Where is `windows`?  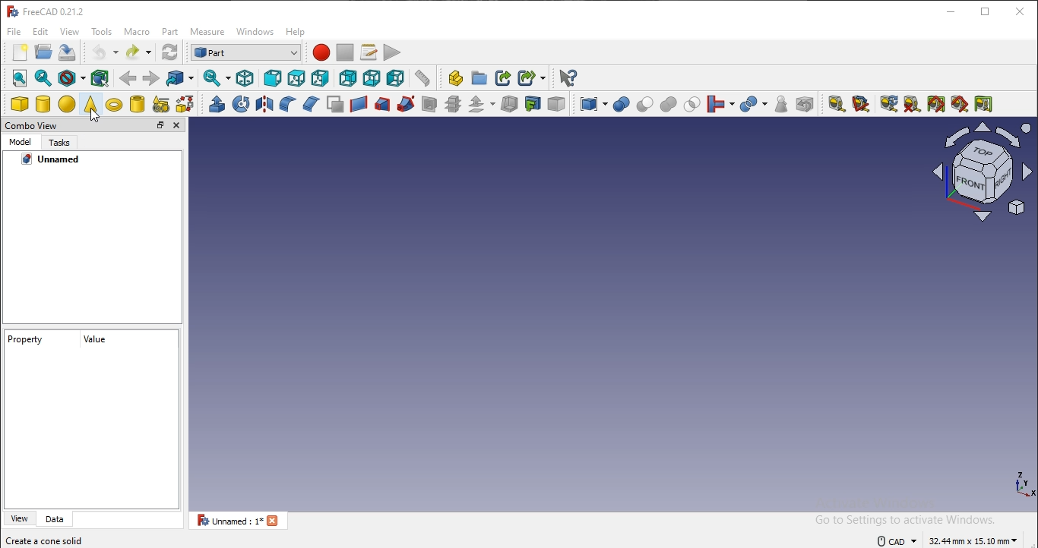 windows is located at coordinates (255, 32).